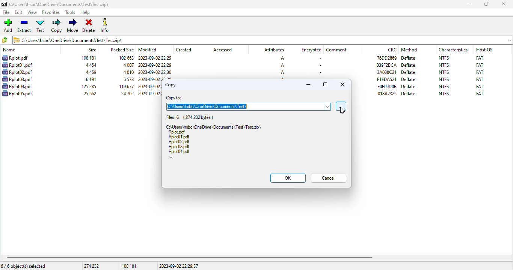 The width and height of the screenshot is (513, 270). I want to click on logo, so click(3, 4).